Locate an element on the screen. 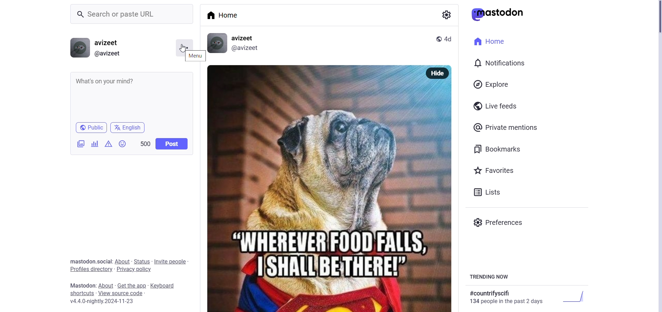 This screenshot has height=312, width=662. Menu is located at coordinates (183, 44).